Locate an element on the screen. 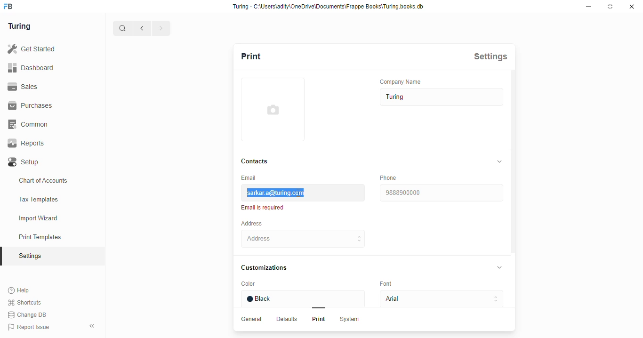 The width and height of the screenshot is (643, 338). Settings is located at coordinates (494, 56).